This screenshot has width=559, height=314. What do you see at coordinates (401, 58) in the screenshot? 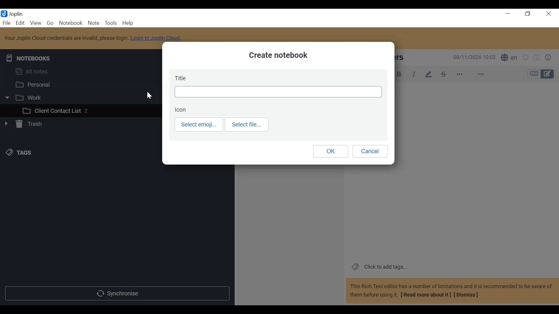
I see `Sammy Peters` at bounding box center [401, 58].